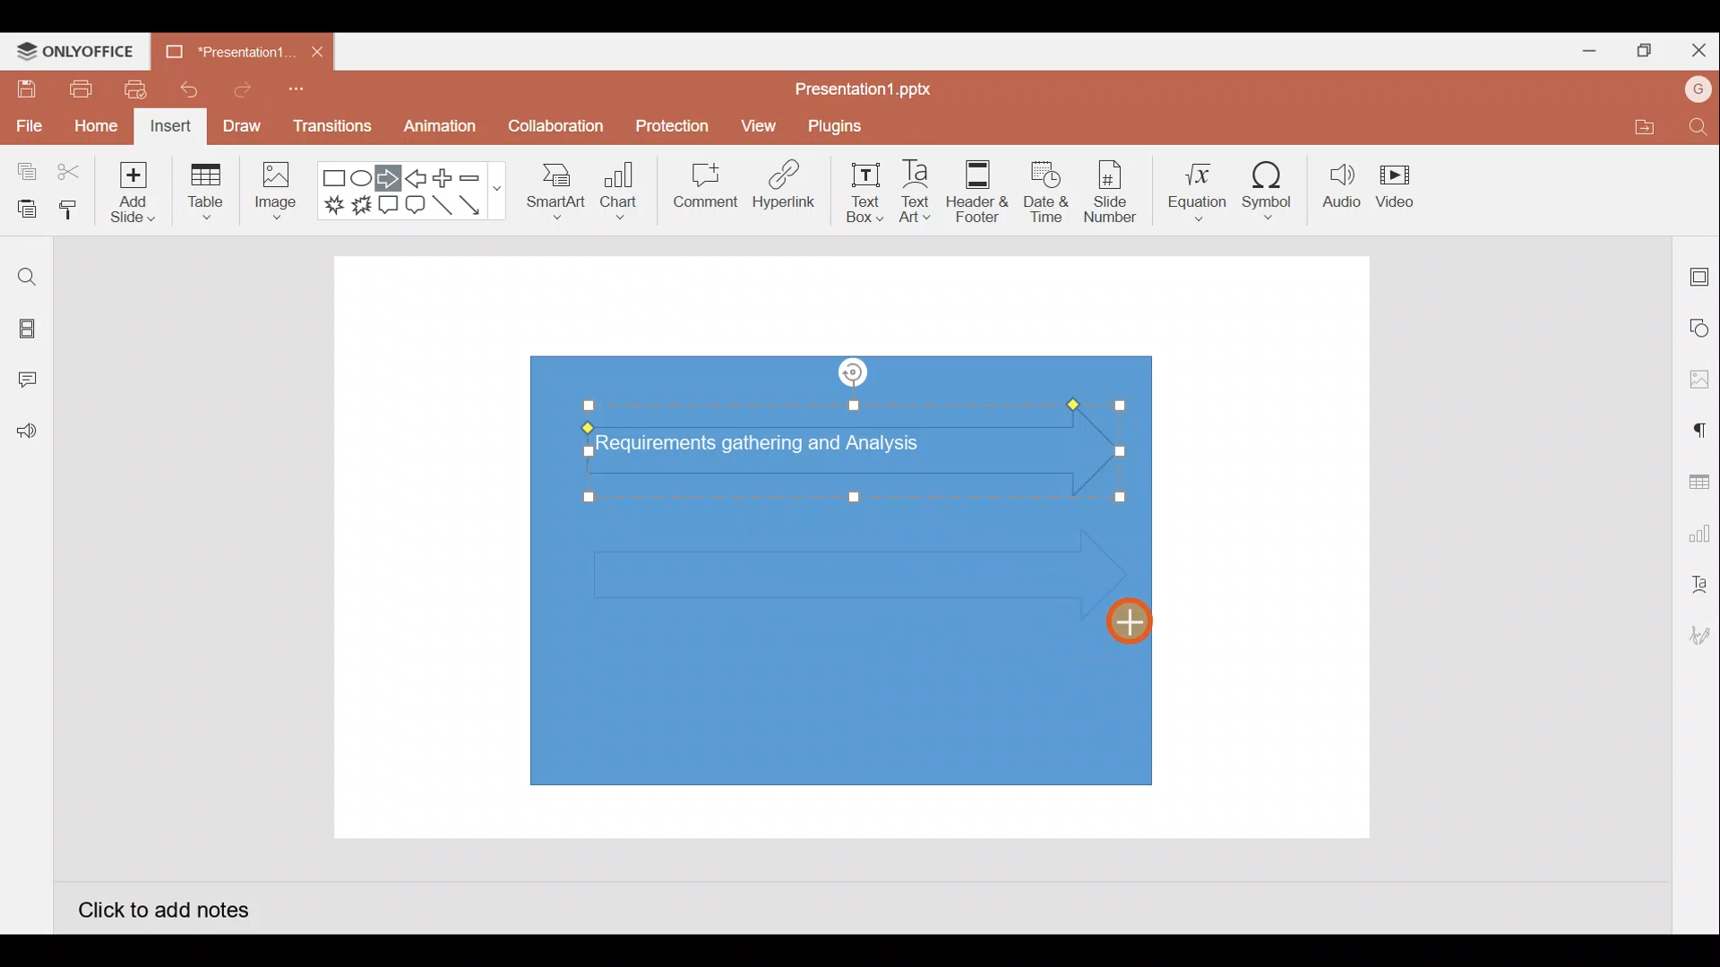  Describe the element at coordinates (1698, 90) in the screenshot. I see `Account name` at that location.